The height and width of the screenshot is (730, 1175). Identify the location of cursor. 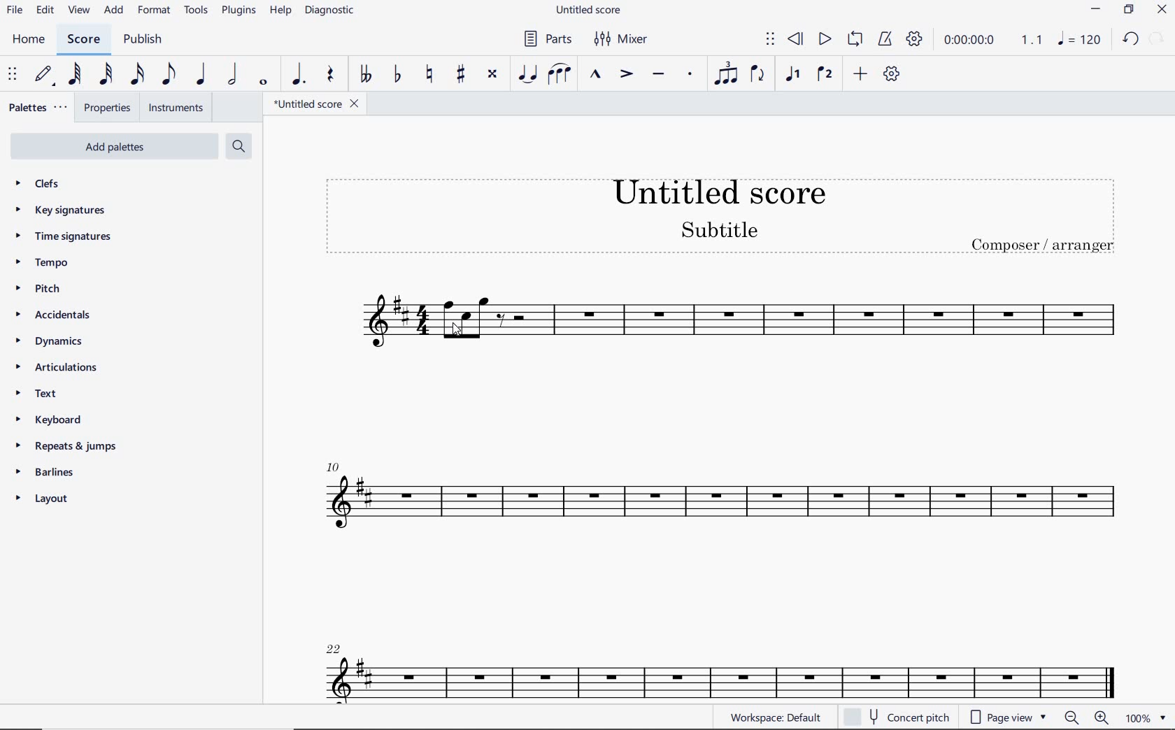
(457, 333).